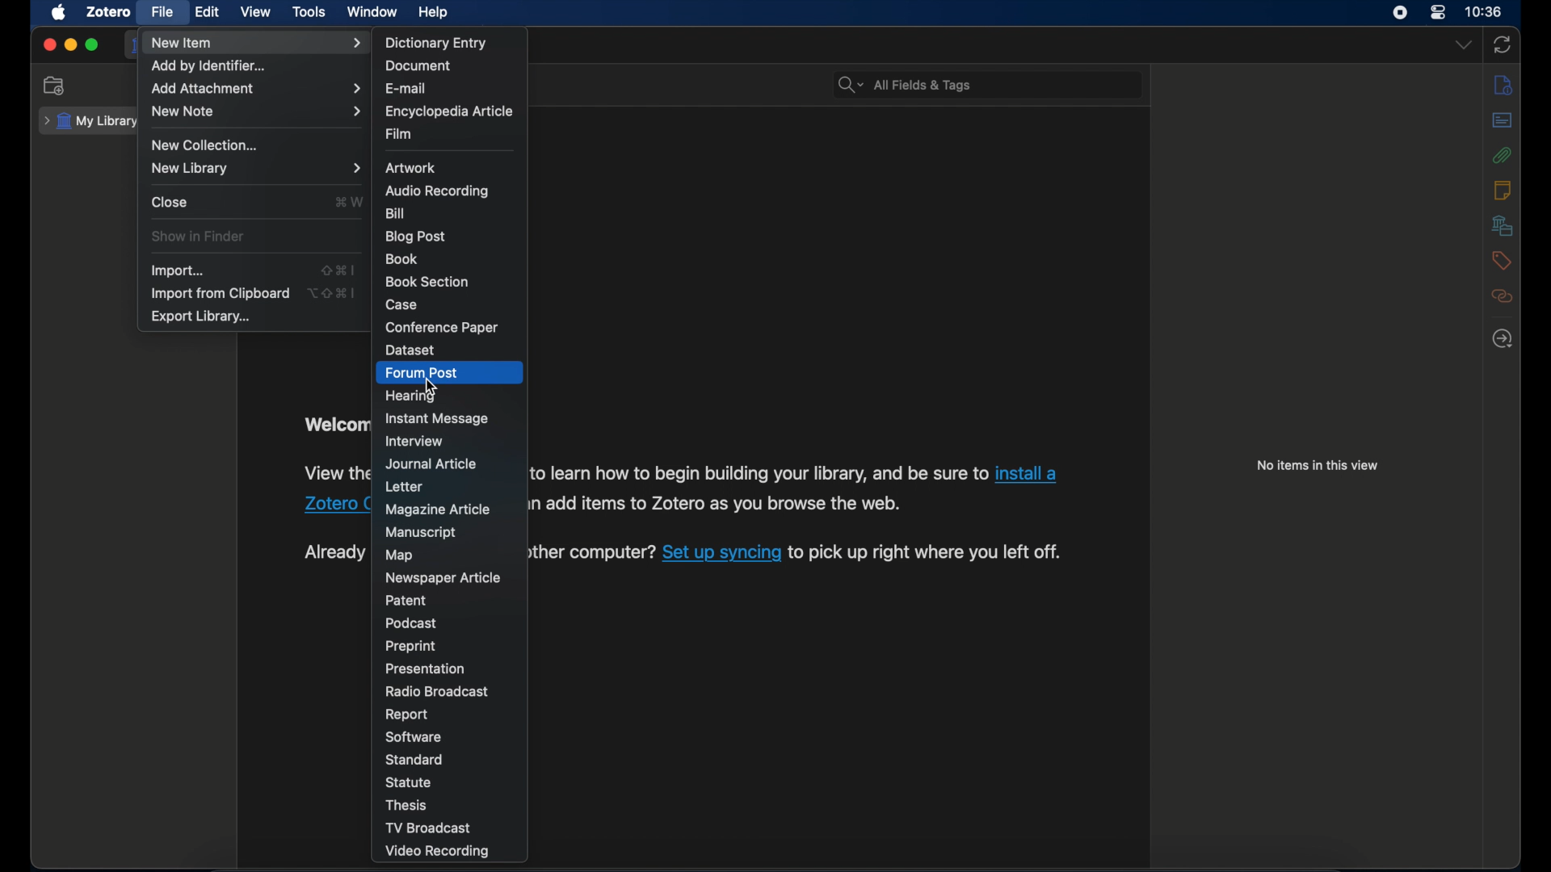 The image size is (1551, 872). What do you see at coordinates (903, 84) in the screenshot?
I see `search bar` at bounding box center [903, 84].